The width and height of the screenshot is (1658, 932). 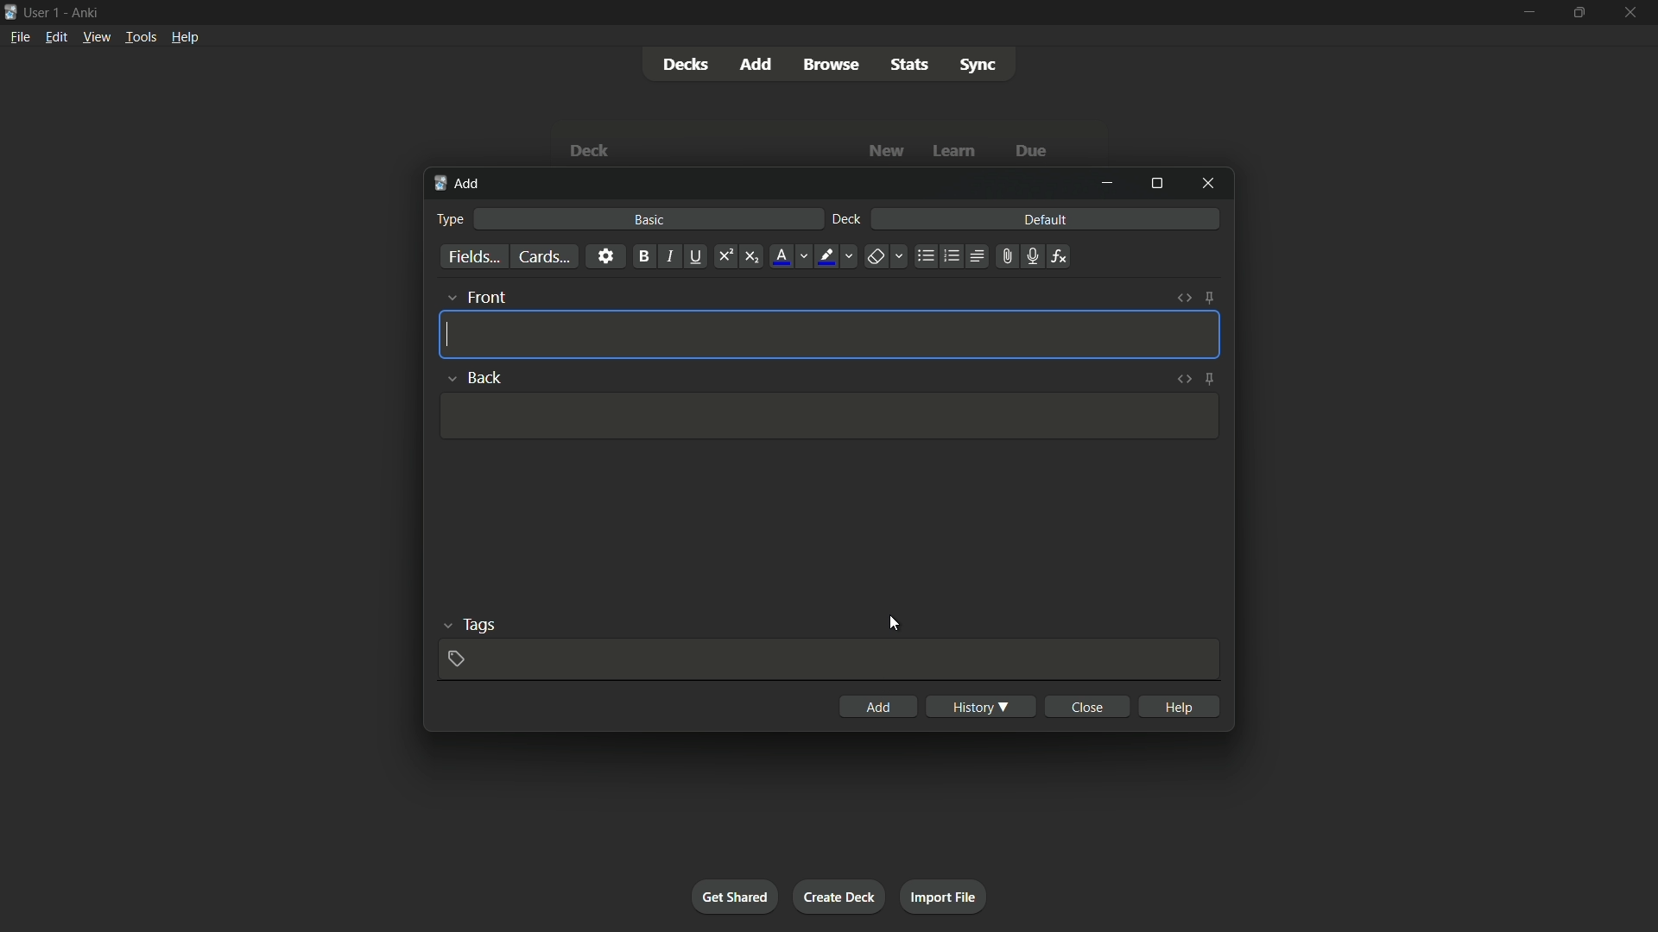 I want to click on unordered list, so click(x=927, y=256).